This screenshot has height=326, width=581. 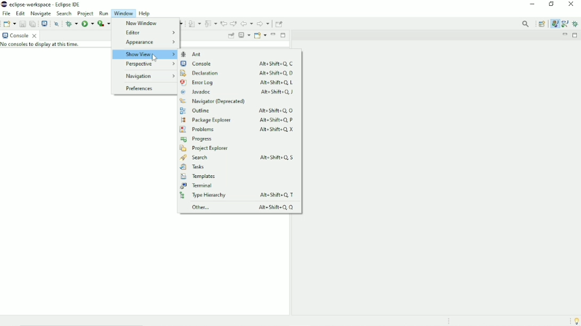 I want to click on Run, so click(x=87, y=23).